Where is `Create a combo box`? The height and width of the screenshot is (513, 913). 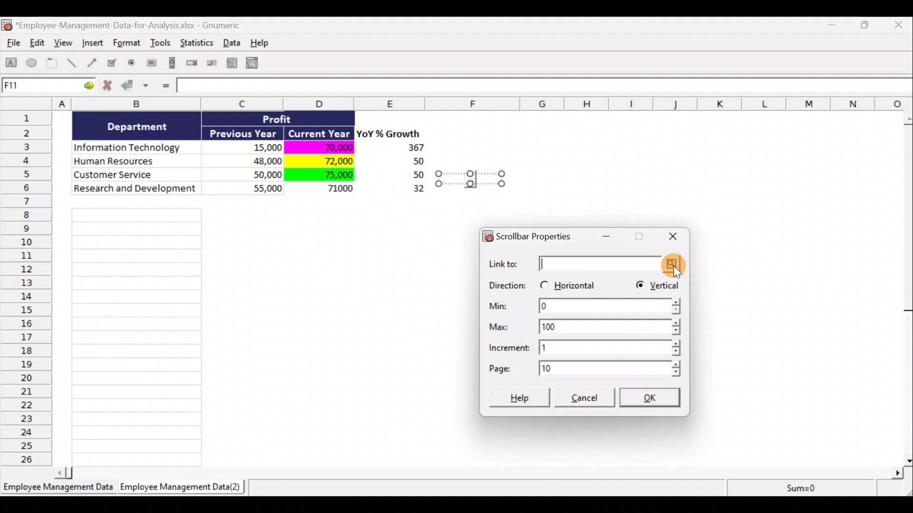 Create a combo box is located at coordinates (256, 63).